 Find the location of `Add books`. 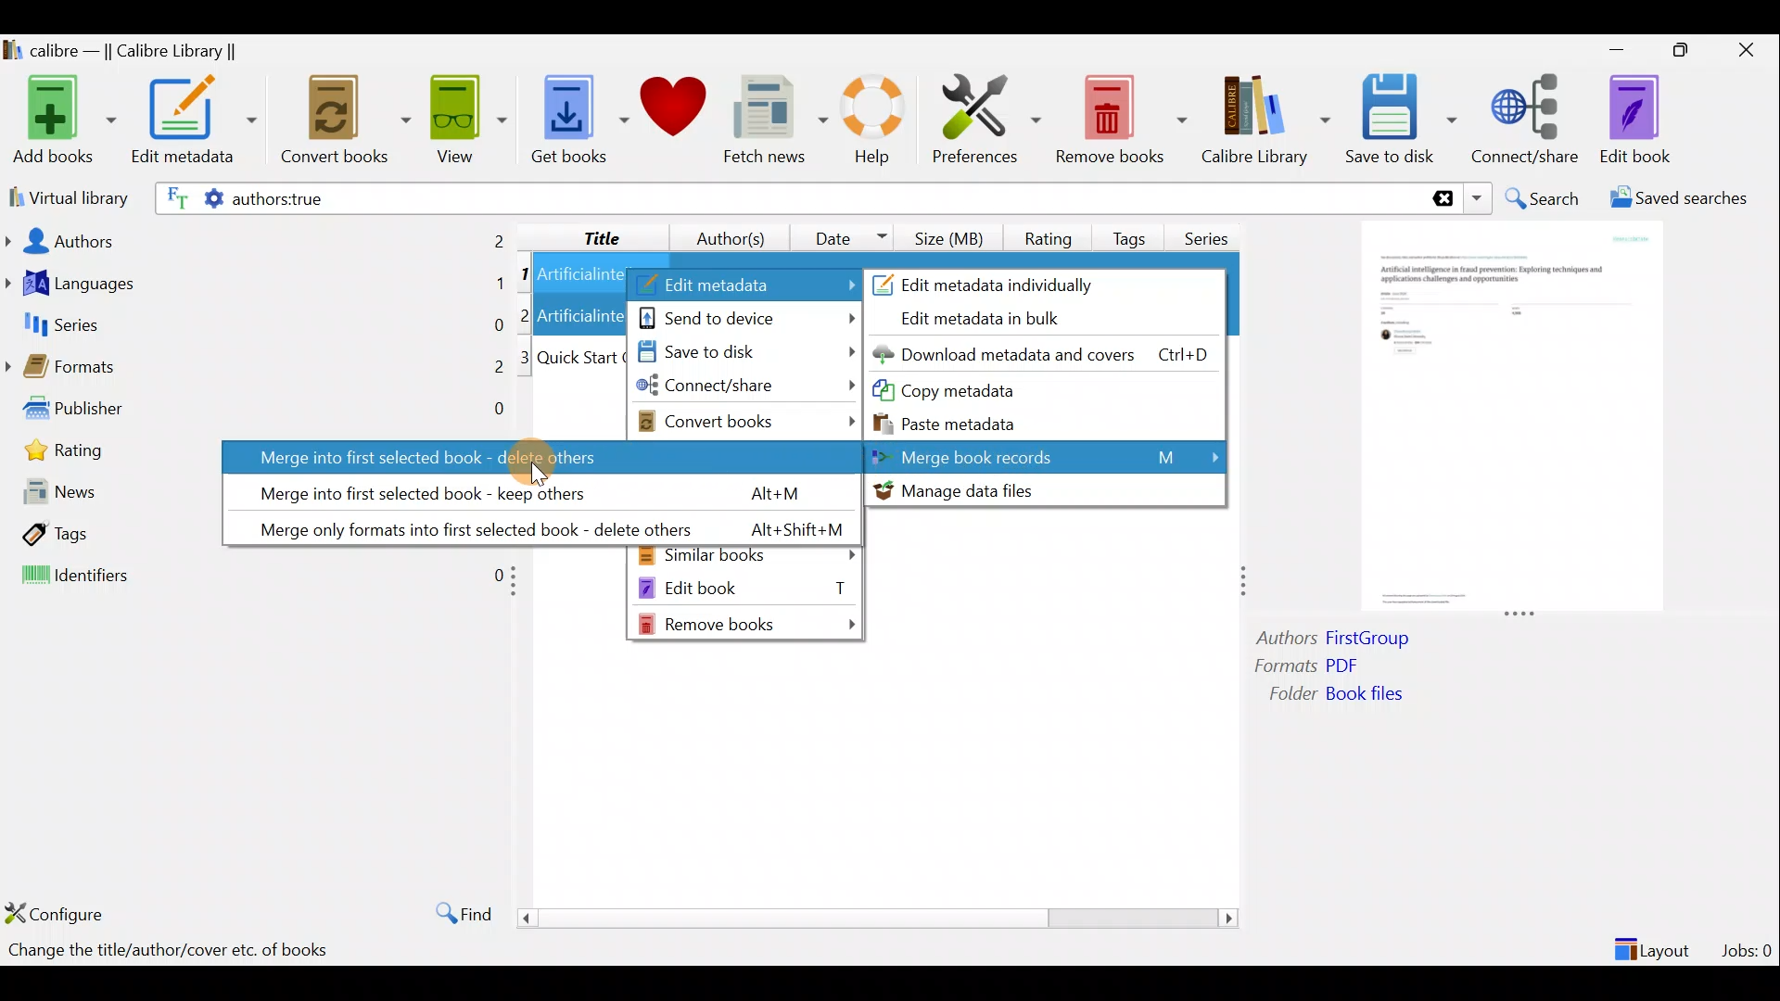

Add books is located at coordinates (61, 121).